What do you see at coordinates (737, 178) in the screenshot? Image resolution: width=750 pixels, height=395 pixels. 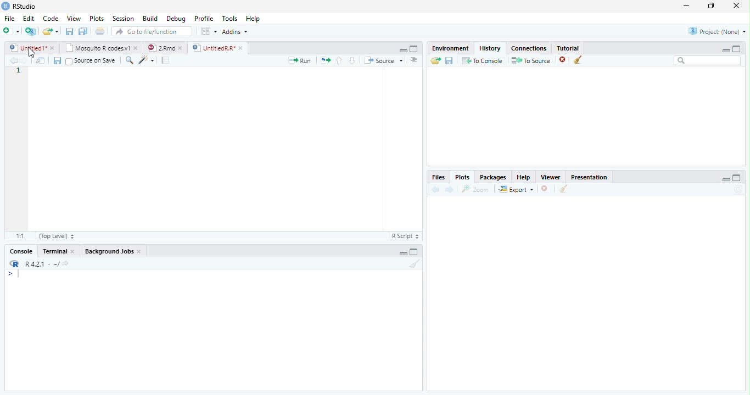 I see `maximize` at bounding box center [737, 178].